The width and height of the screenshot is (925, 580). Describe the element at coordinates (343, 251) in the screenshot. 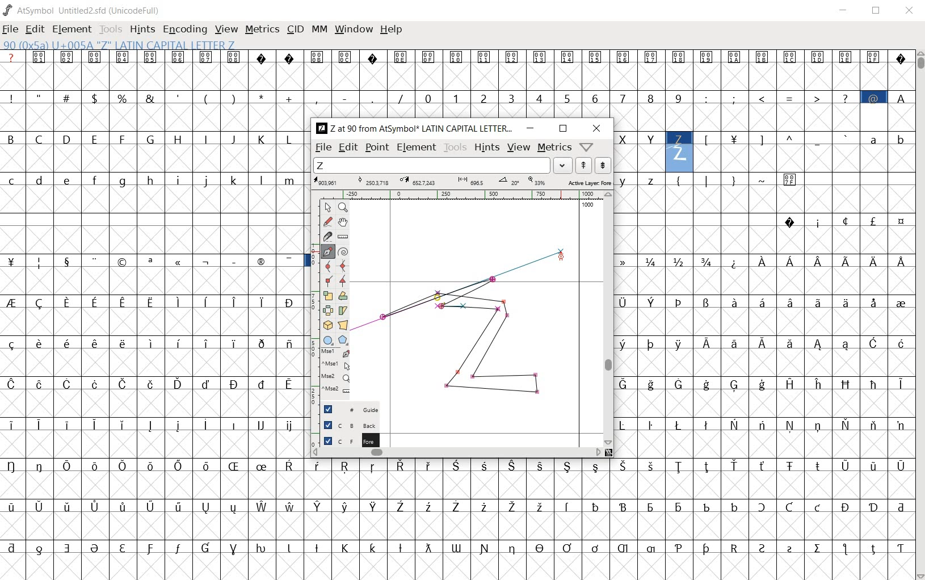

I see `change whether spiro is active or not` at that location.